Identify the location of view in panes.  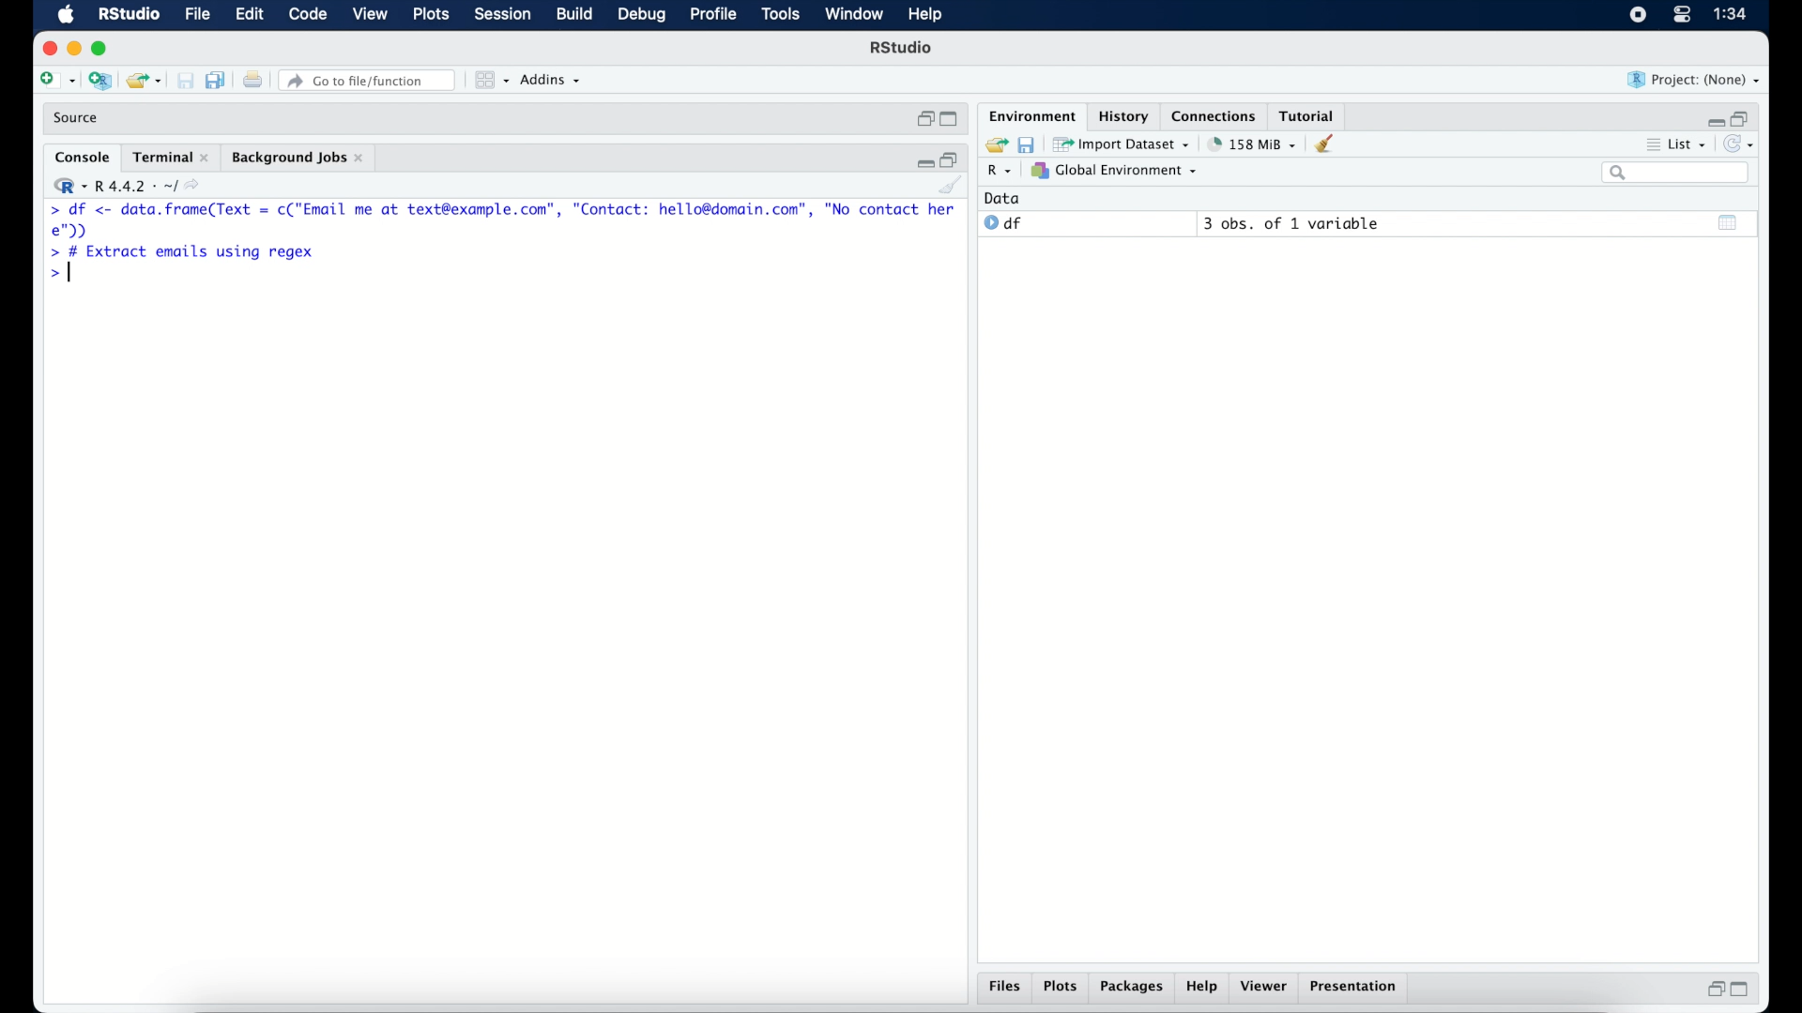
(490, 81).